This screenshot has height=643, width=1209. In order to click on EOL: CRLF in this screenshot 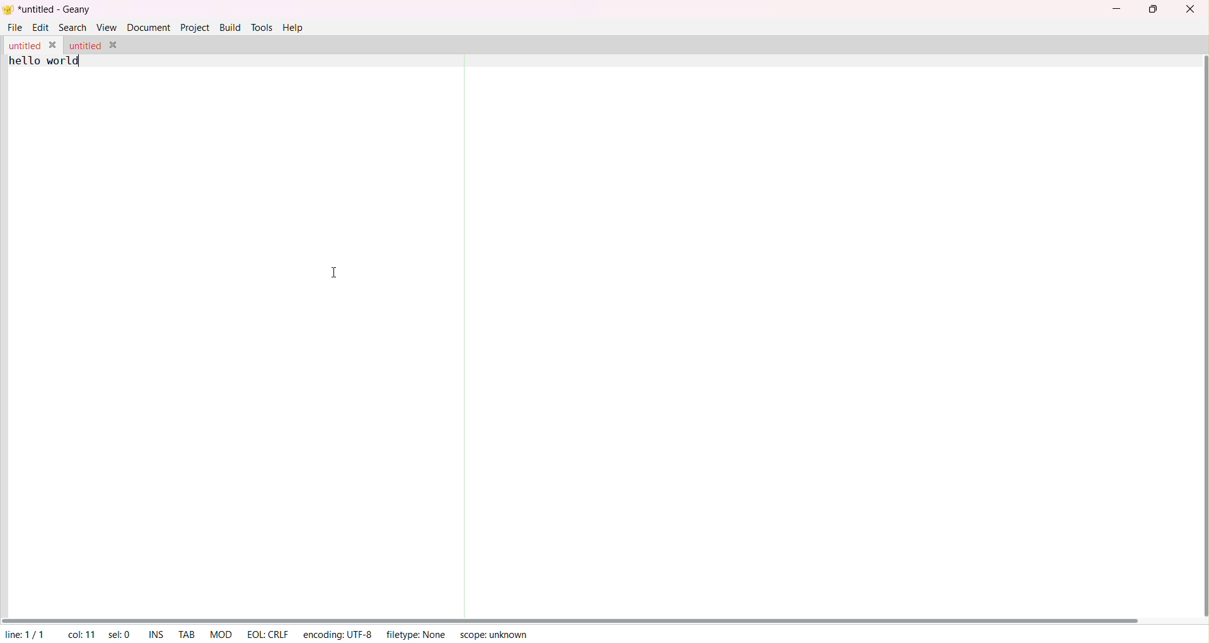, I will do `click(267, 634)`.